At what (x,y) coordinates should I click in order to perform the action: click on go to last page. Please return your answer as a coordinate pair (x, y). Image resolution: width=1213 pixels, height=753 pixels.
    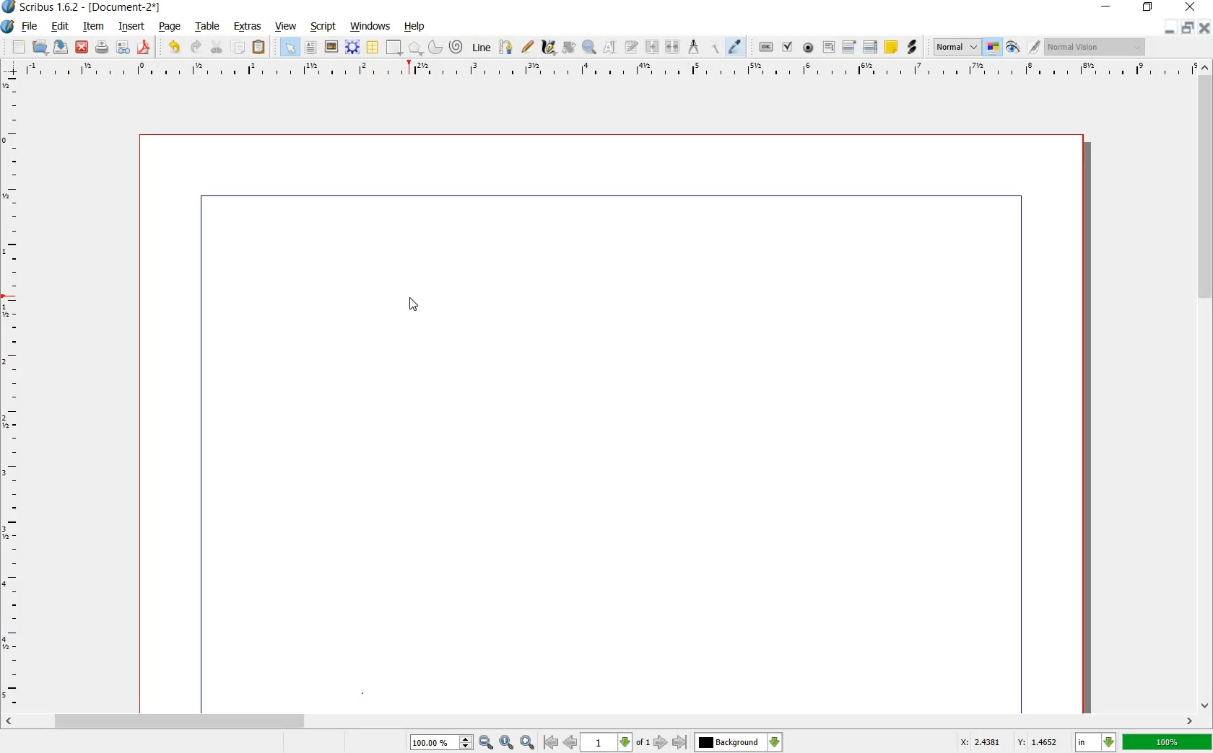
    Looking at the image, I should click on (679, 742).